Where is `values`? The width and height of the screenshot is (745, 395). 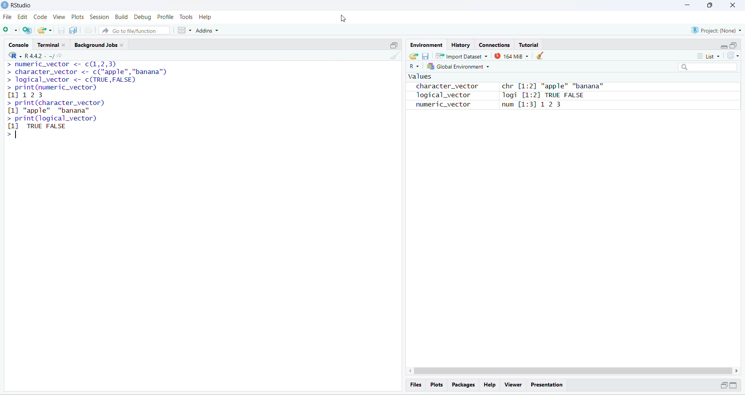
values is located at coordinates (419, 77).